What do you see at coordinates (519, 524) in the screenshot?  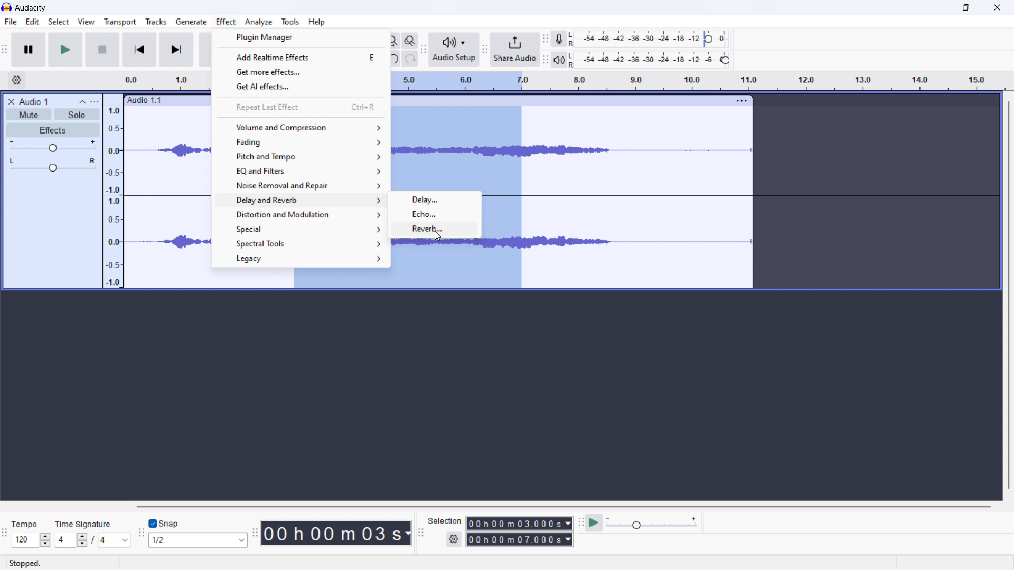 I see `00 h 00 m 03.000s` at bounding box center [519, 524].